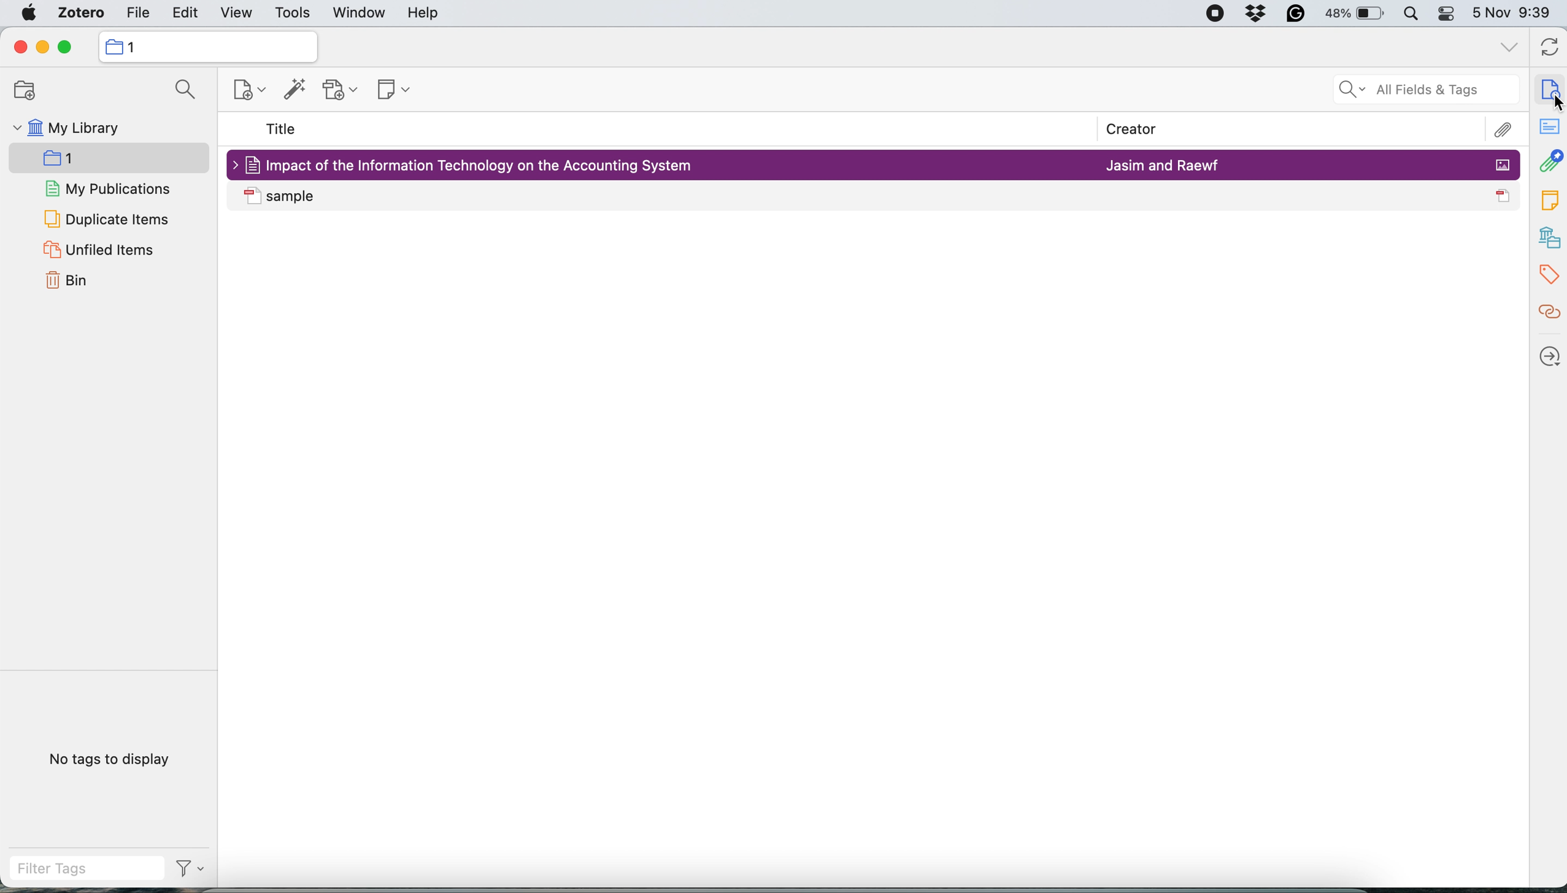 The width and height of the screenshot is (1567, 893). What do you see at coordinates (423, 13) in the screenshot?
I see `help` at bounding box center [423, 13].